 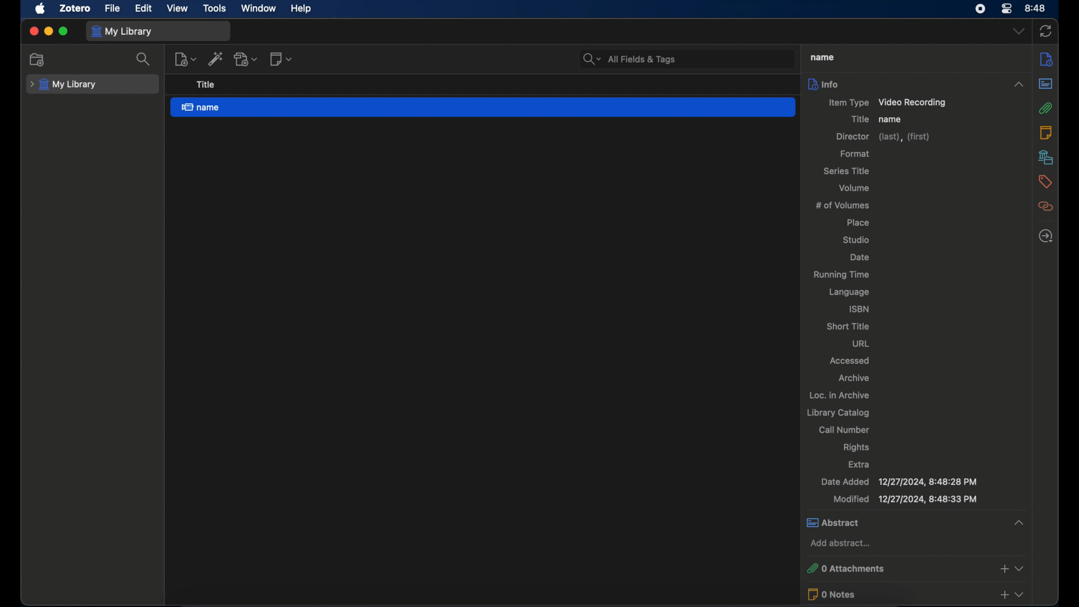 What do you see at coordinates (917, 84) in the screenshot?
I see `info` at bounding box center [917, 84].